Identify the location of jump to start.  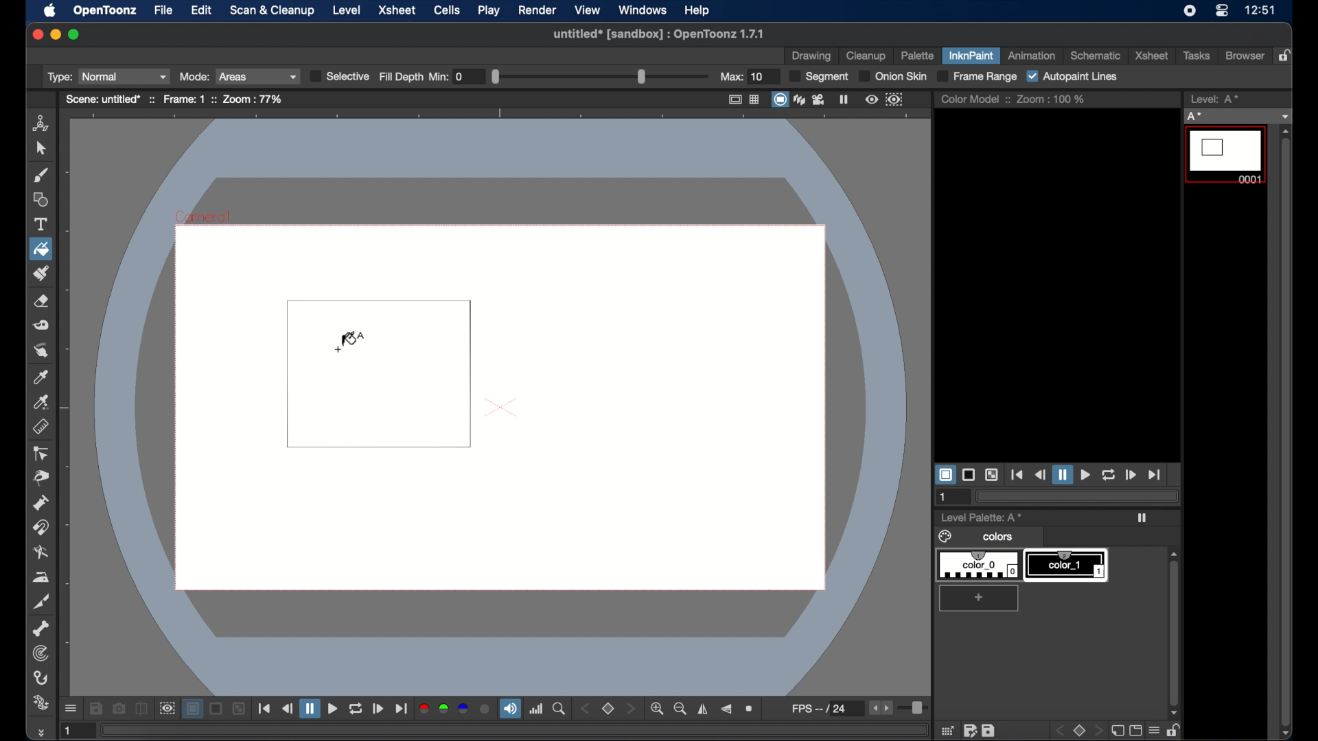
(1017, 475).